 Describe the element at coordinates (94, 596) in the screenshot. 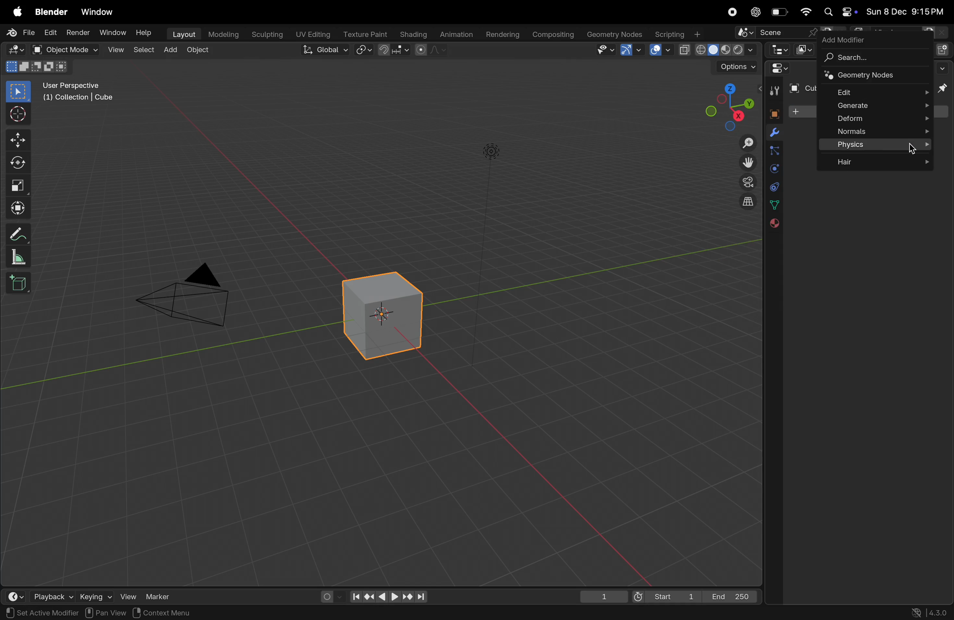

I see `keying` at that location.